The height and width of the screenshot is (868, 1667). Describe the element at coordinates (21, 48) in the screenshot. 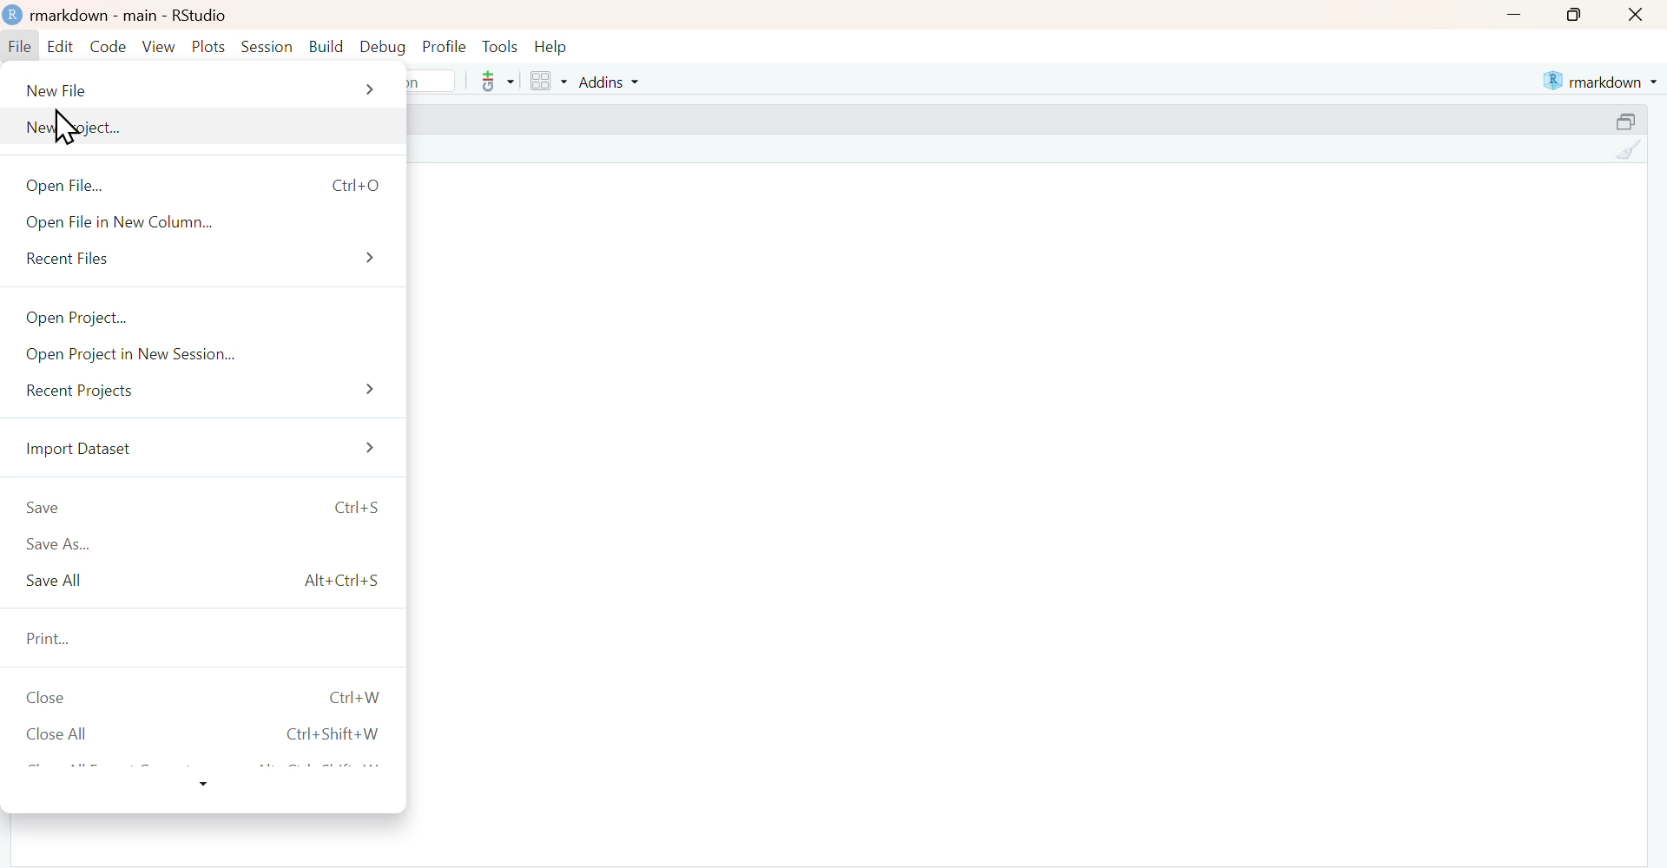

I see `File` at that location.